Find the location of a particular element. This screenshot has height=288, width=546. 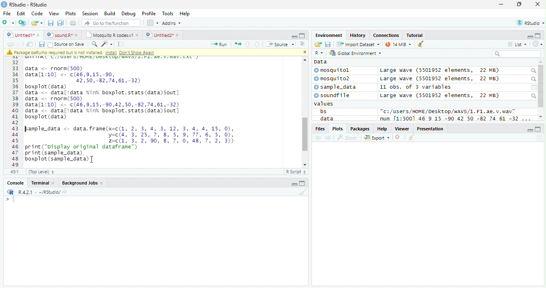

Re-run the previous code is located at coordinates (237, 44).